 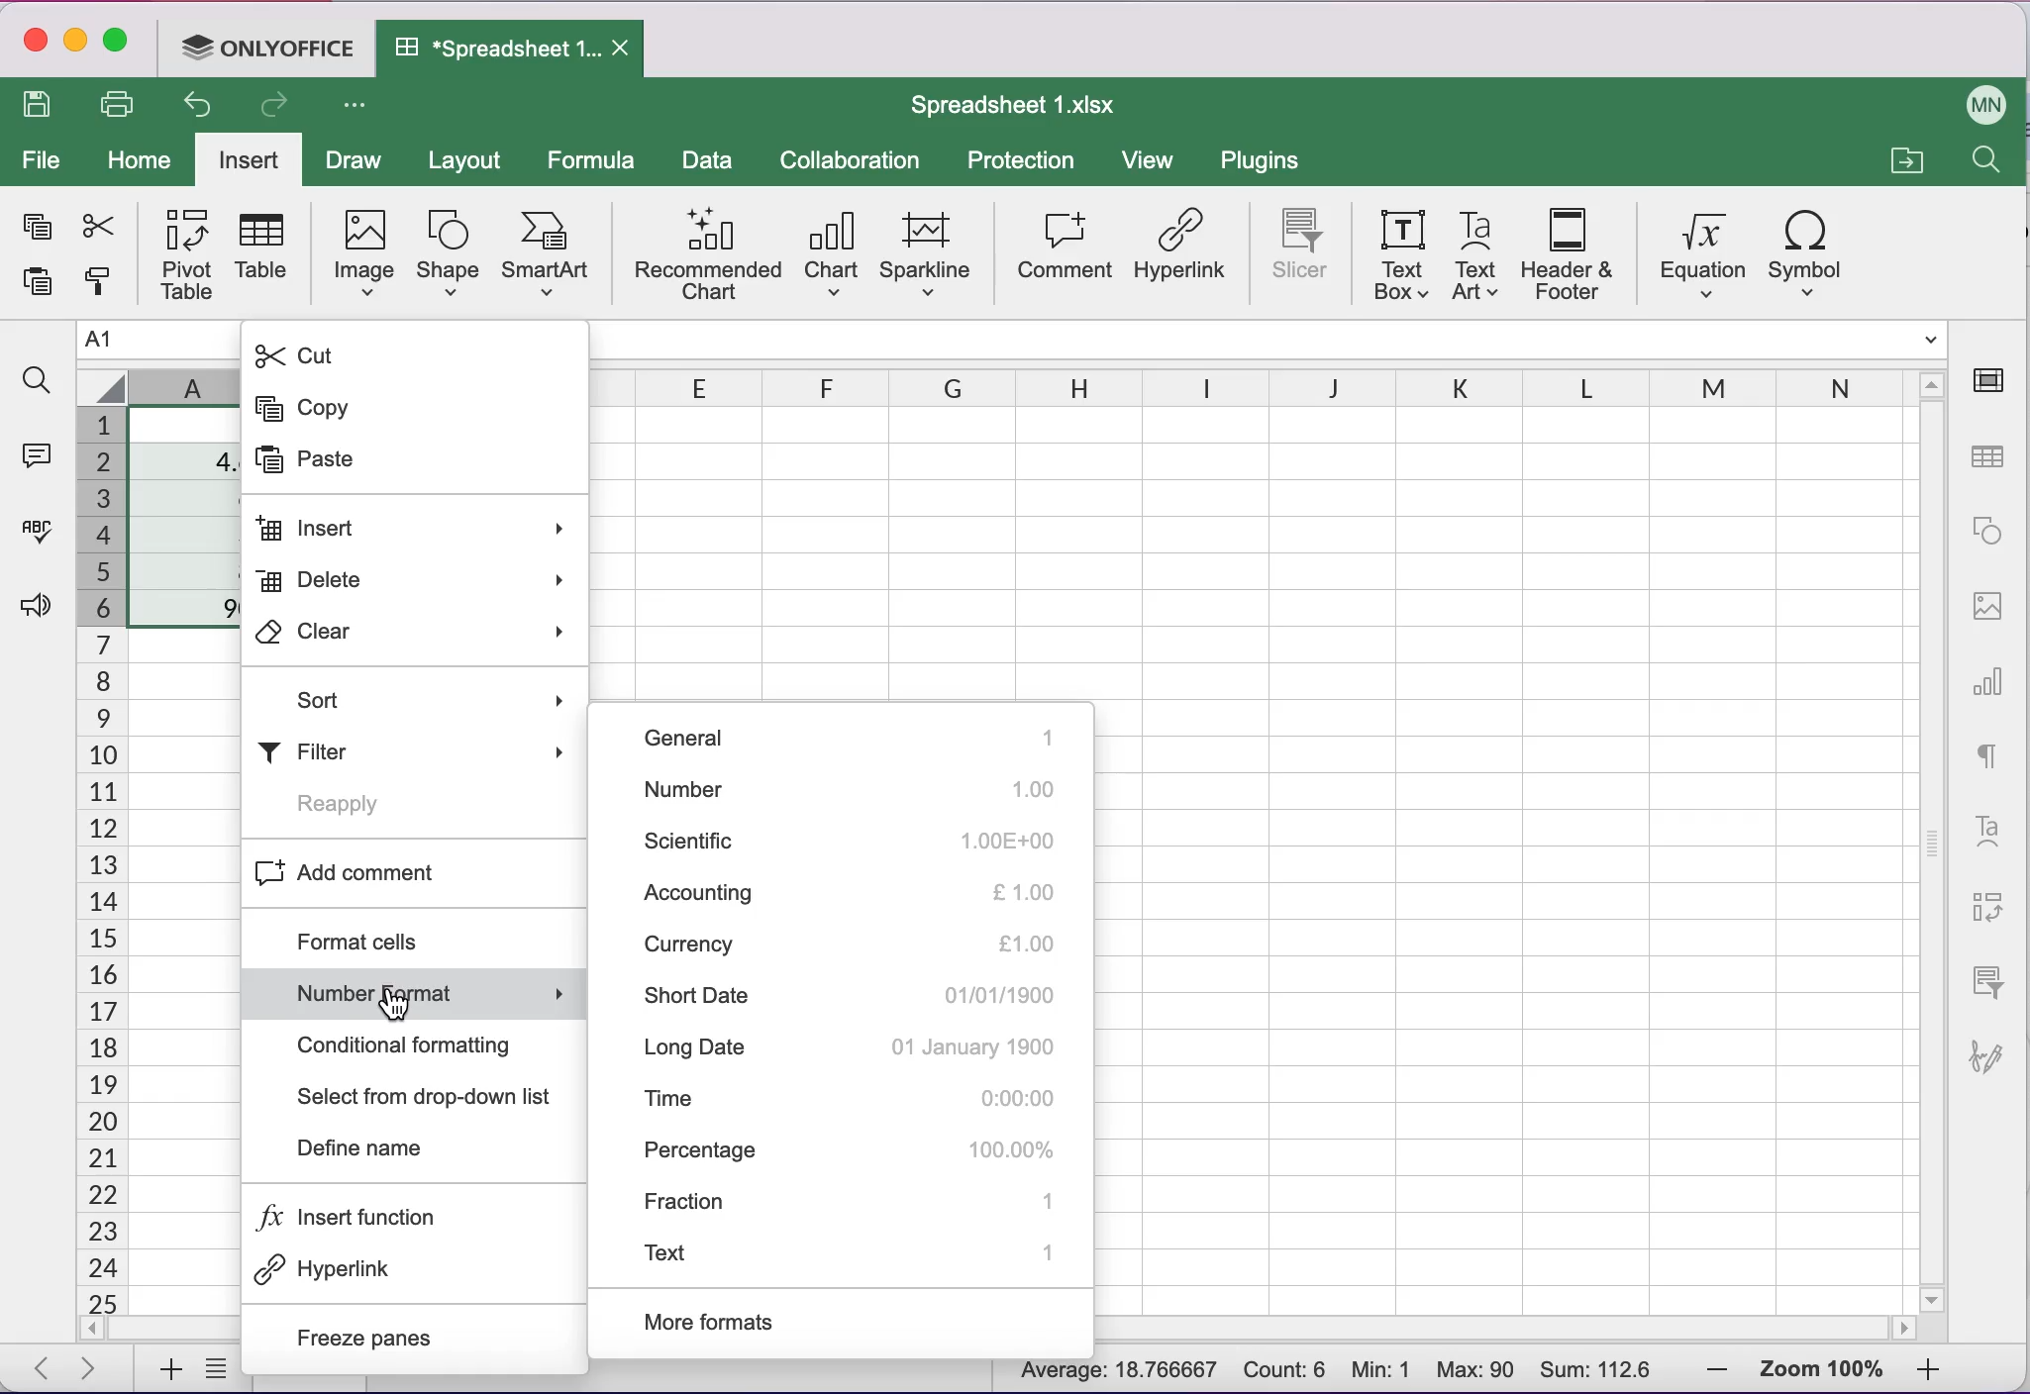 I want to click on maximize, so click(x=117, y=46).